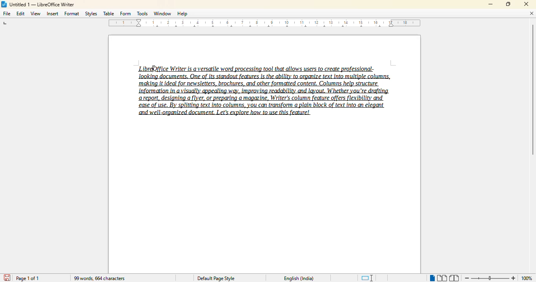  What do you see at coordinates (441, 278) in the screenshot?
I see `multi-page view` at bounding box center [441, 278].